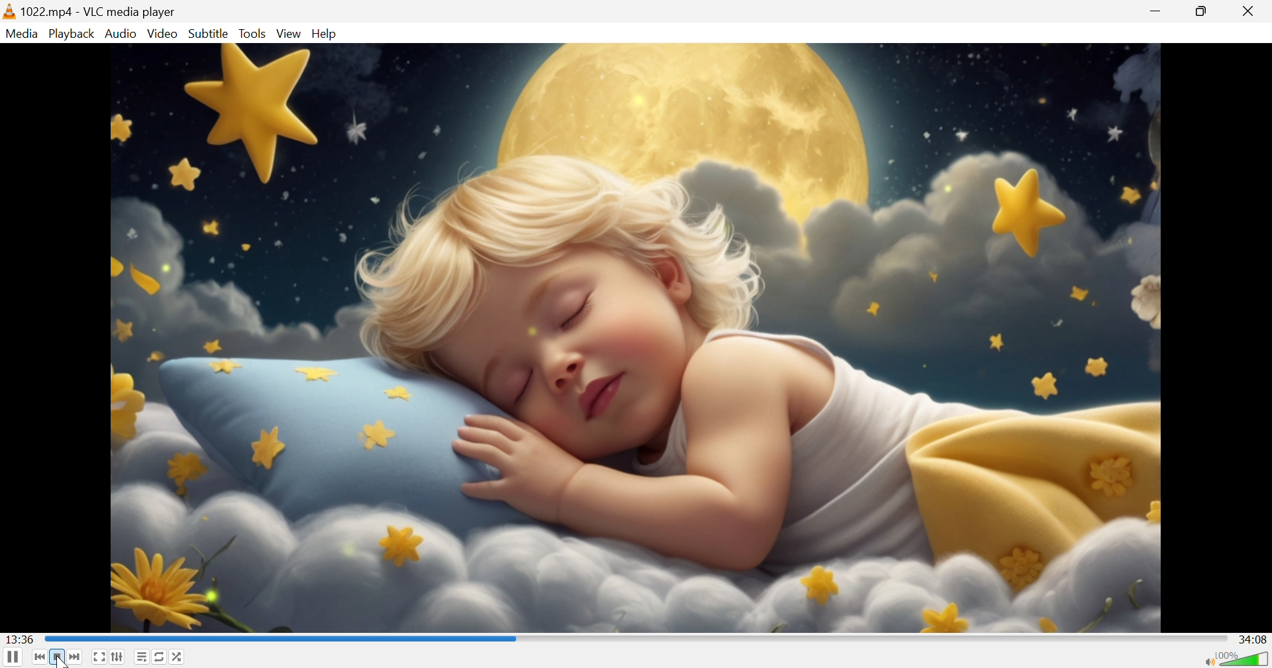  I want to click on cursor, so click(62, 662).